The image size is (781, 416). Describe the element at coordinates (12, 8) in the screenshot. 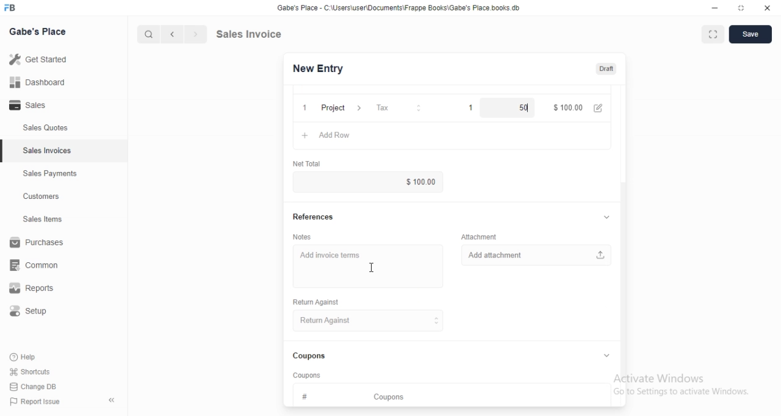

I see `FB logo` at that location.